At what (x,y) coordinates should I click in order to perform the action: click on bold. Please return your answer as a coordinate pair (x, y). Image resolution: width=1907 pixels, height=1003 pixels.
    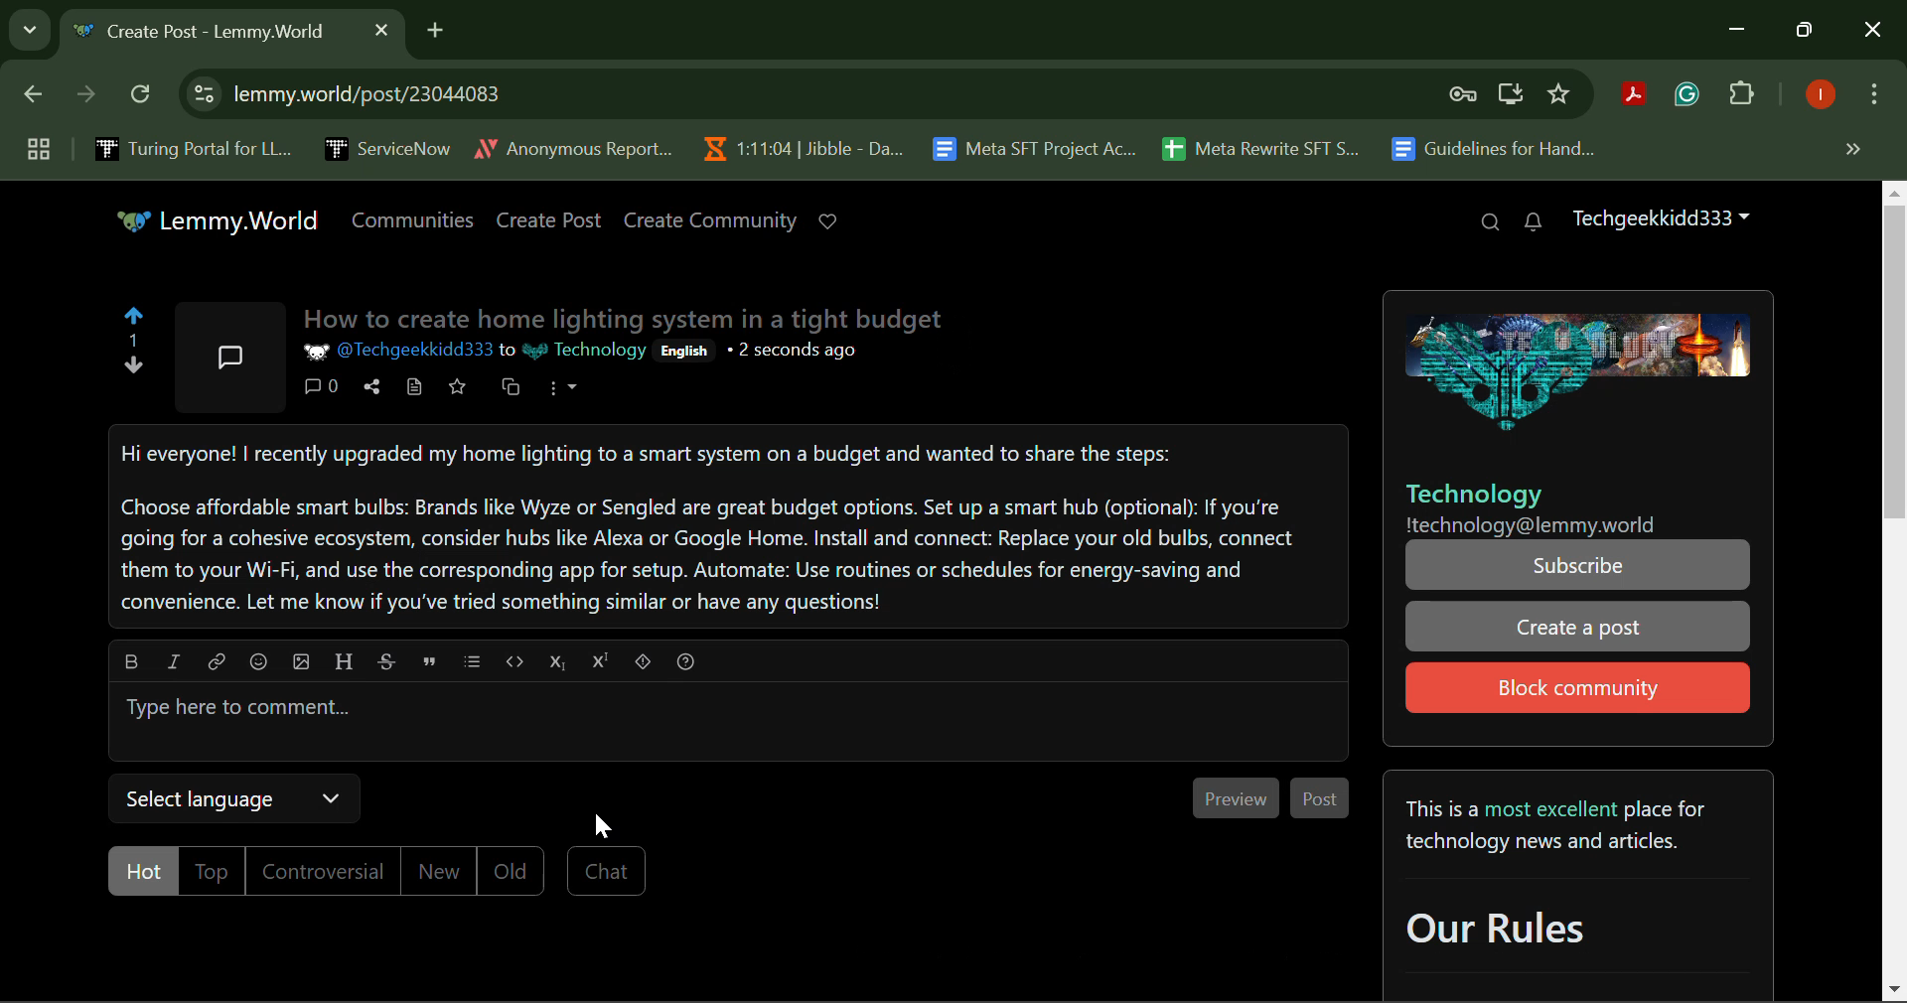
    Looking at the image, I should click on (131, 660).